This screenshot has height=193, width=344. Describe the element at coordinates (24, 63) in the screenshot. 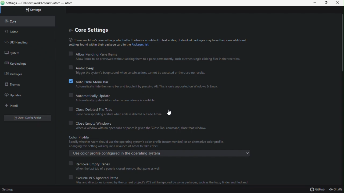

I see `key bindings` at that location.